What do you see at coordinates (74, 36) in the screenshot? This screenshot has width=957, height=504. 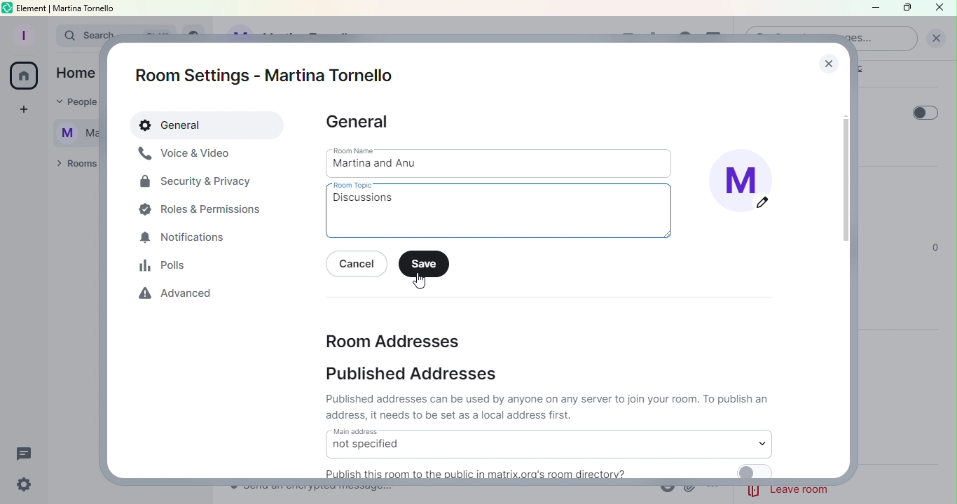 I see `Search bar` at bounding box center [74, 36].